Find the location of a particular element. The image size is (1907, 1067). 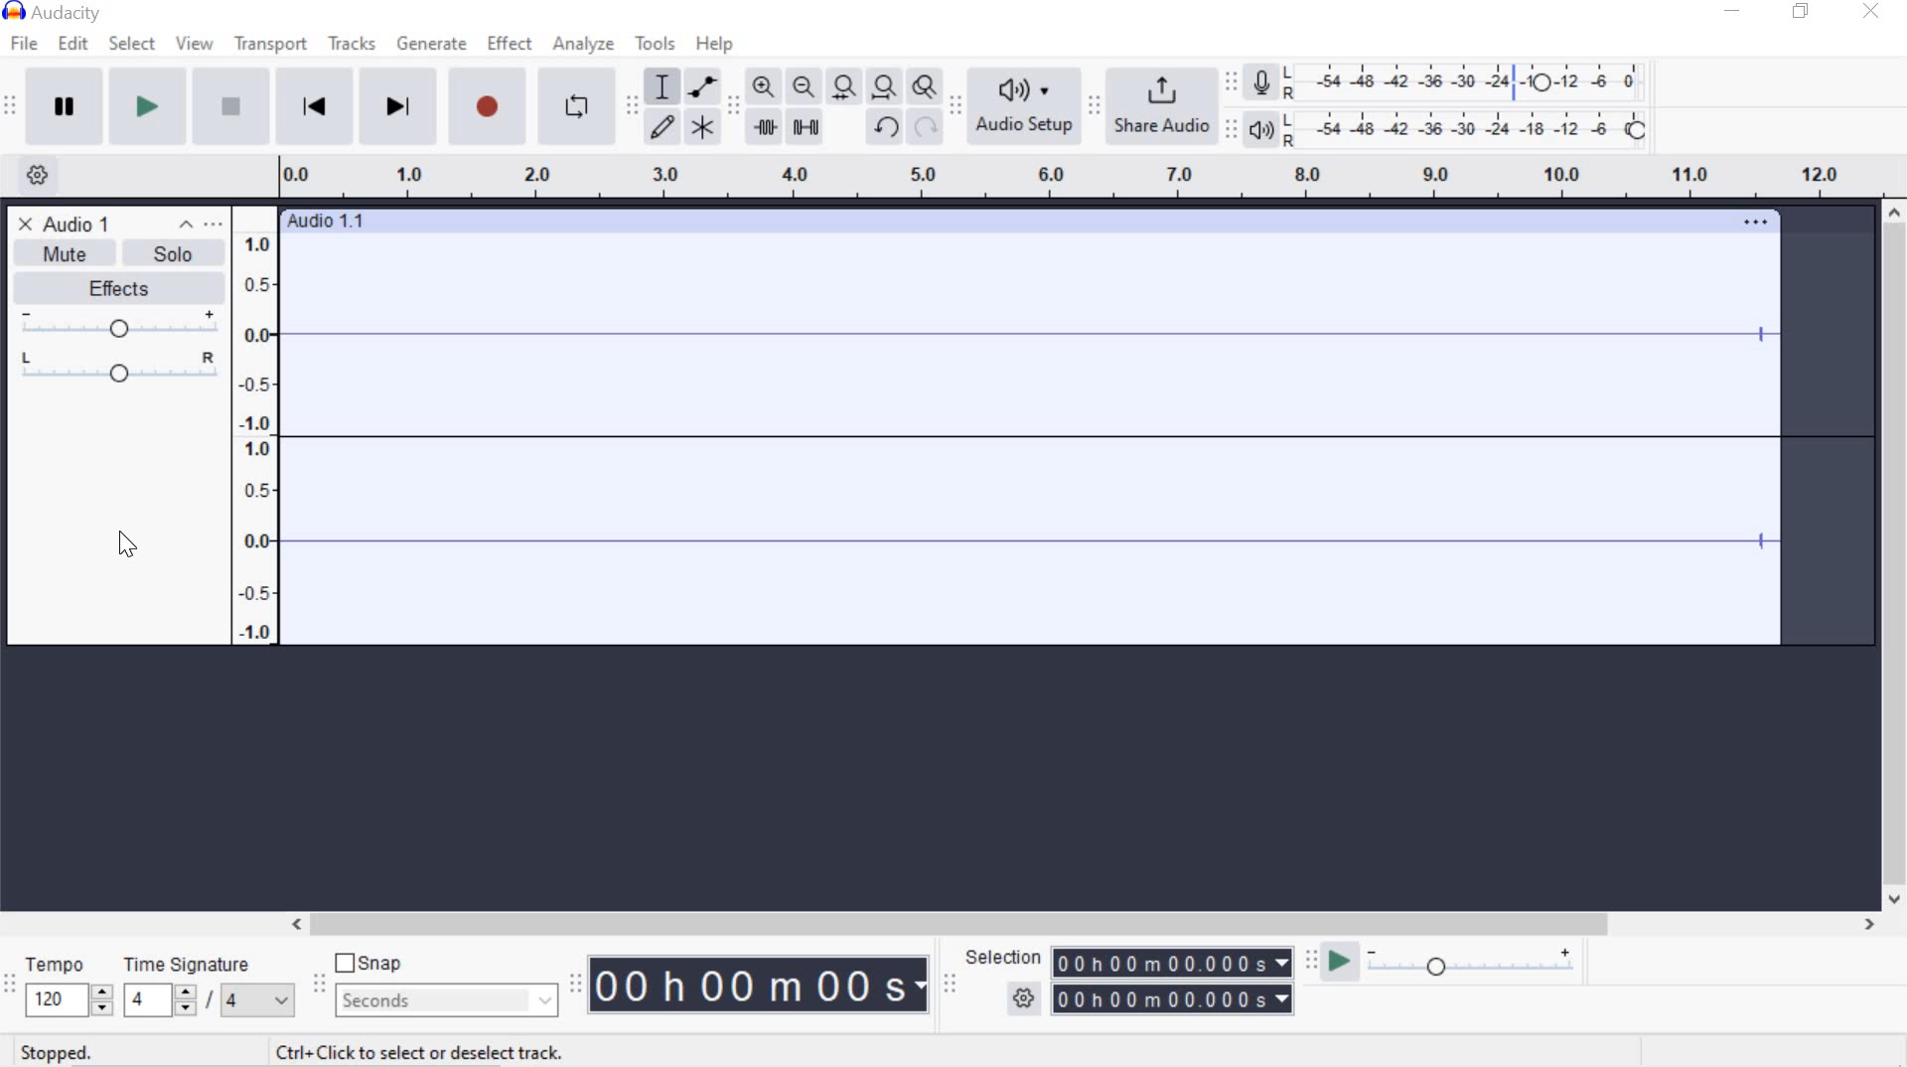

generate is located at coordinates (434, 45).